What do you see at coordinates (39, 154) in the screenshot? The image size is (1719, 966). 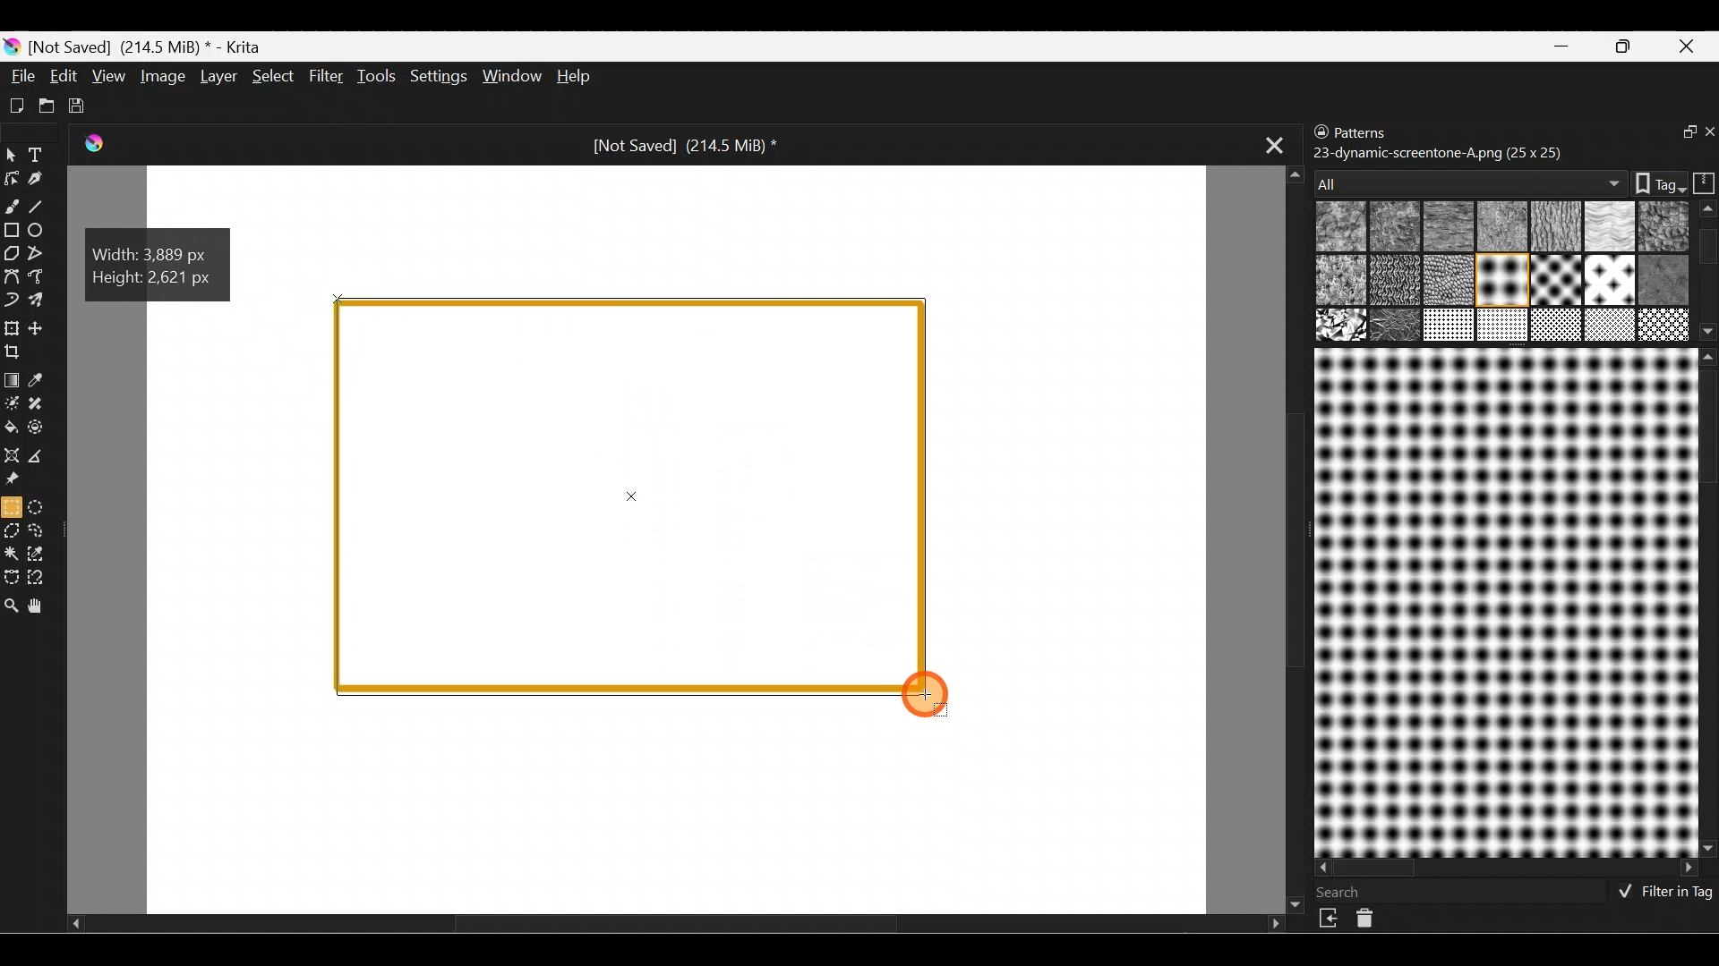 I see `Text tool` at bounding box center [39, 154].